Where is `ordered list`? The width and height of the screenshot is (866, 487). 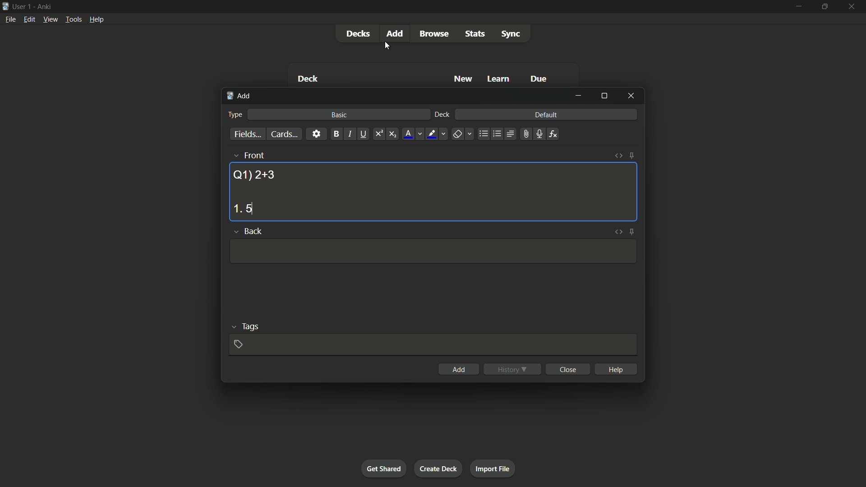 ordered list is located at coordinates (497, 134).